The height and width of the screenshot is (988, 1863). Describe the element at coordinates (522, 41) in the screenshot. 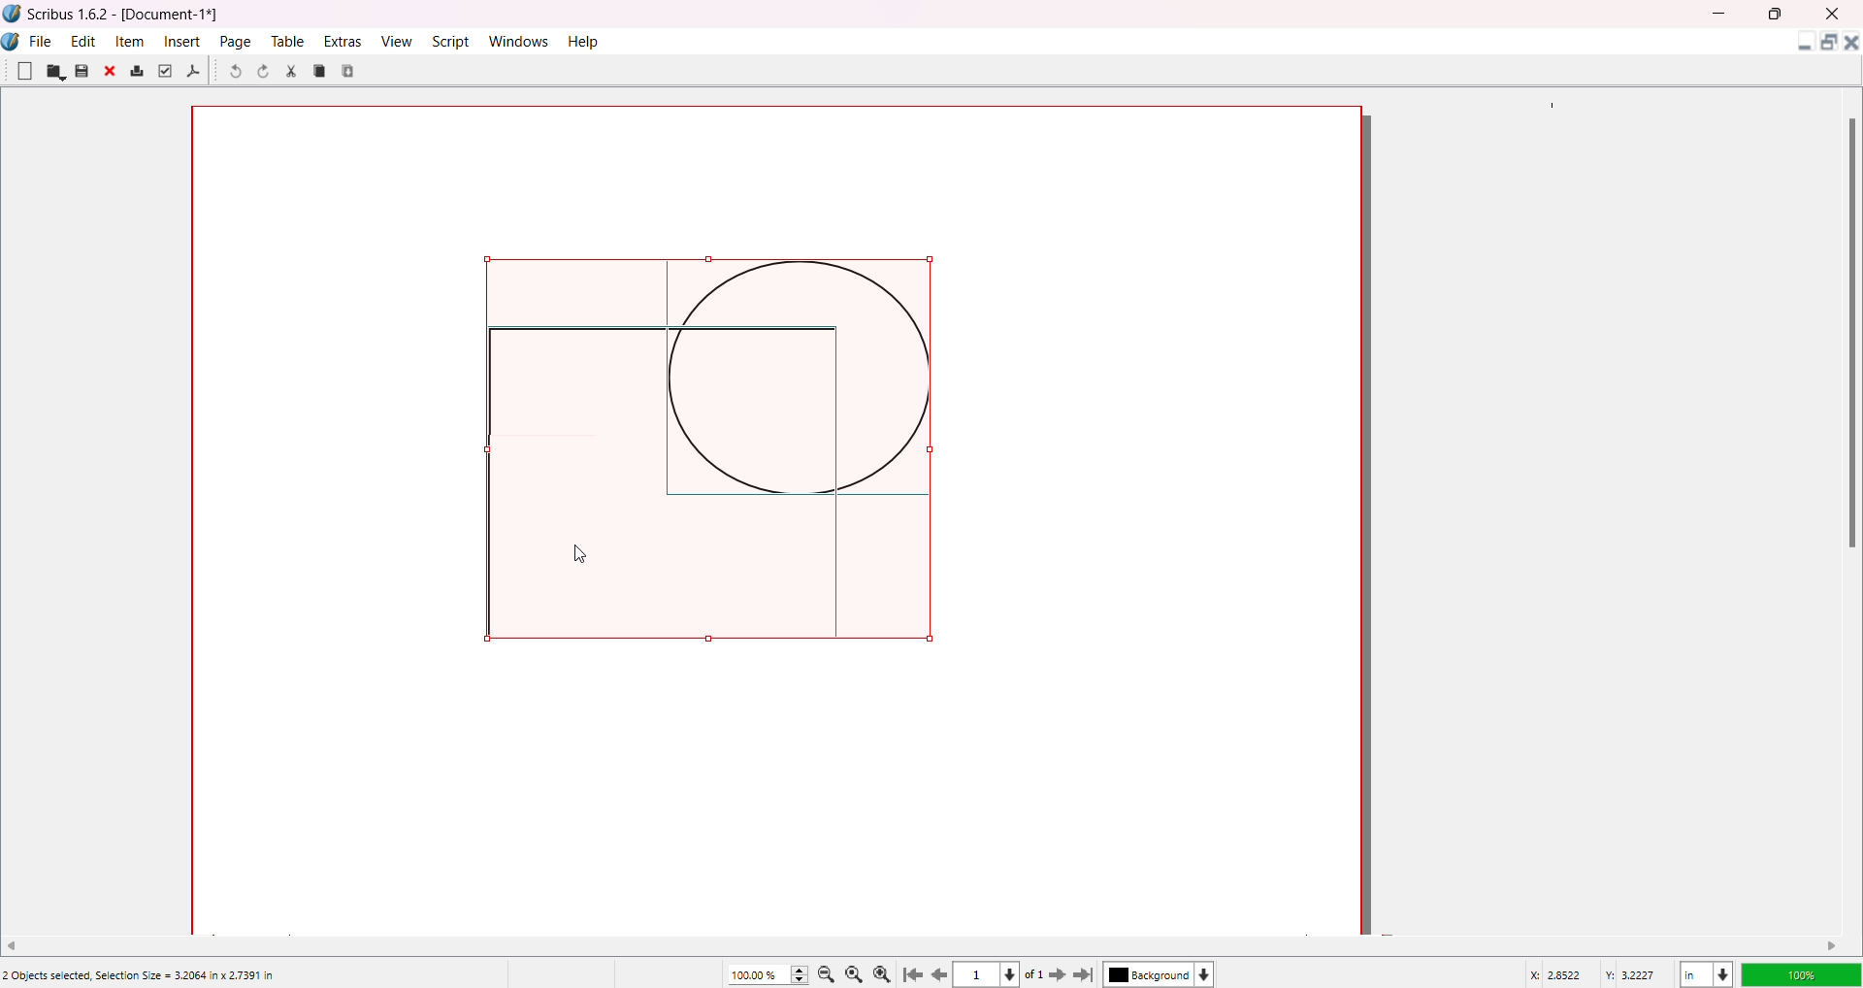

I see `Windows` at that location.